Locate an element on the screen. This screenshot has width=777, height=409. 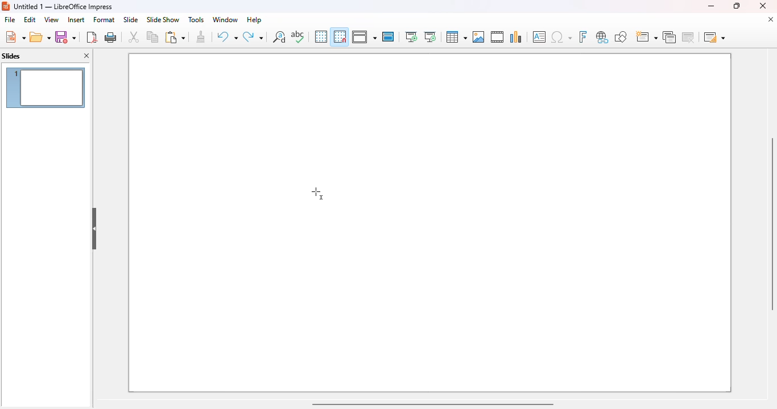
spelling is located at coordinates (297, 36).